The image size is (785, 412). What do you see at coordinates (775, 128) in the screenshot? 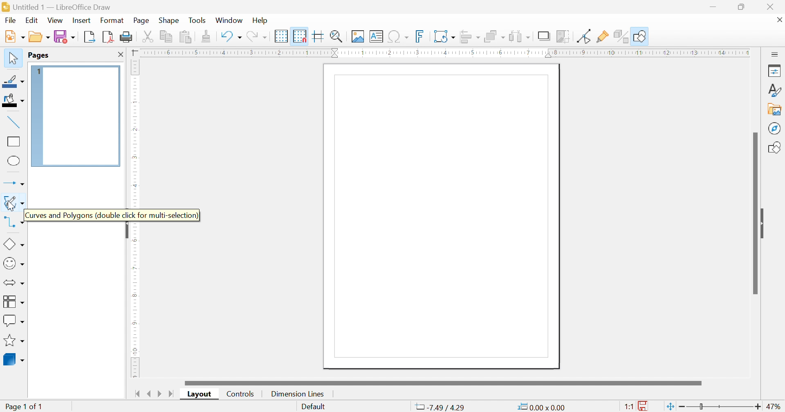
I see `navigator` at bounding box center [775, 128].